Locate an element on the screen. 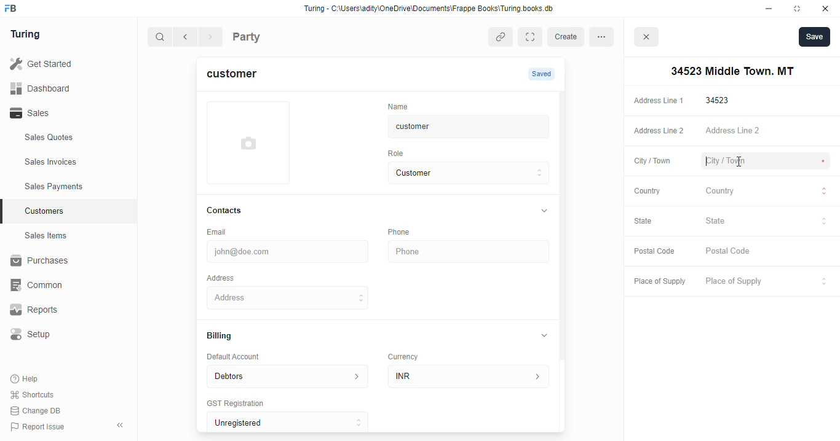 This screenshot has width=840, height=441. 34523 Middle Town. MT is located at coordinates (730, 71).